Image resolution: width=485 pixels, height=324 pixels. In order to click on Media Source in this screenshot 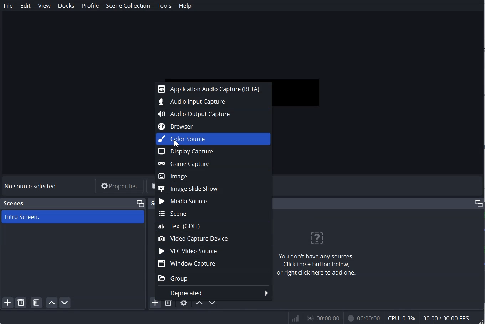, I will do `click(213, 200)`.